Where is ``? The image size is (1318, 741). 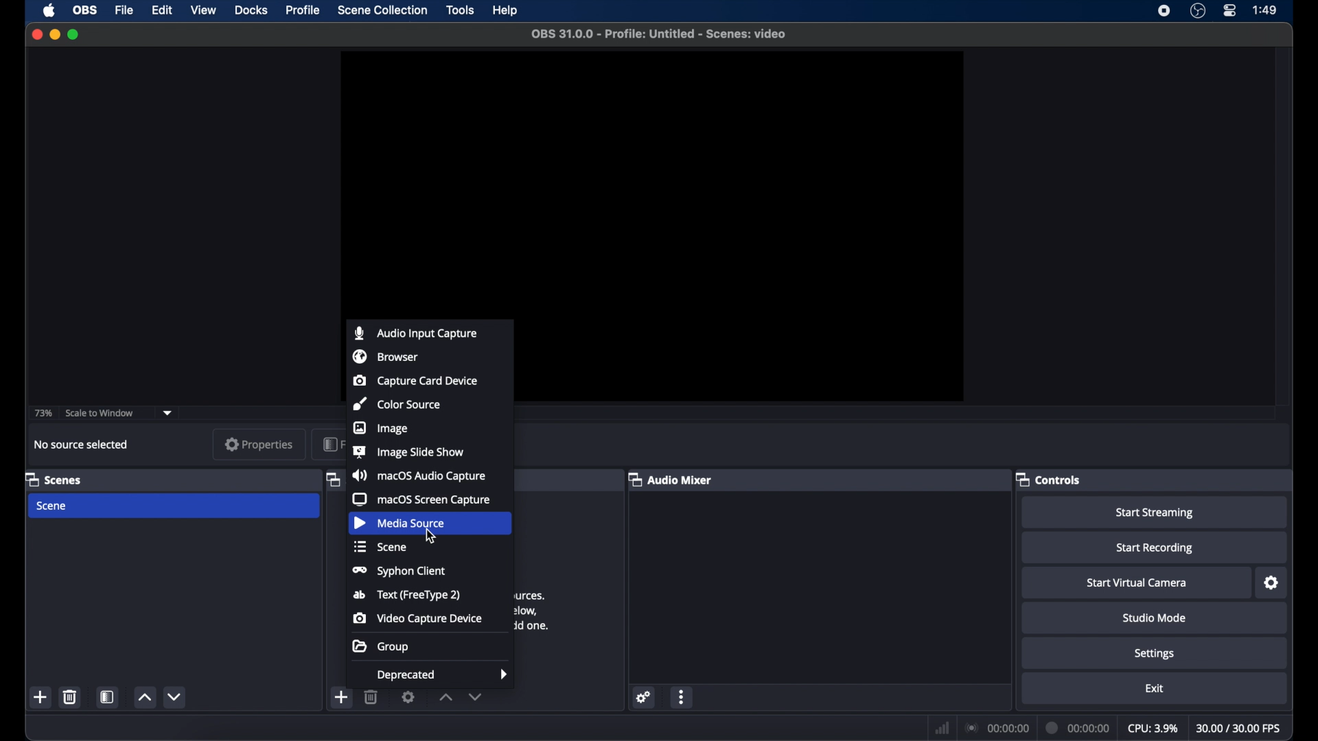
 is located at coordinates (997, 727).